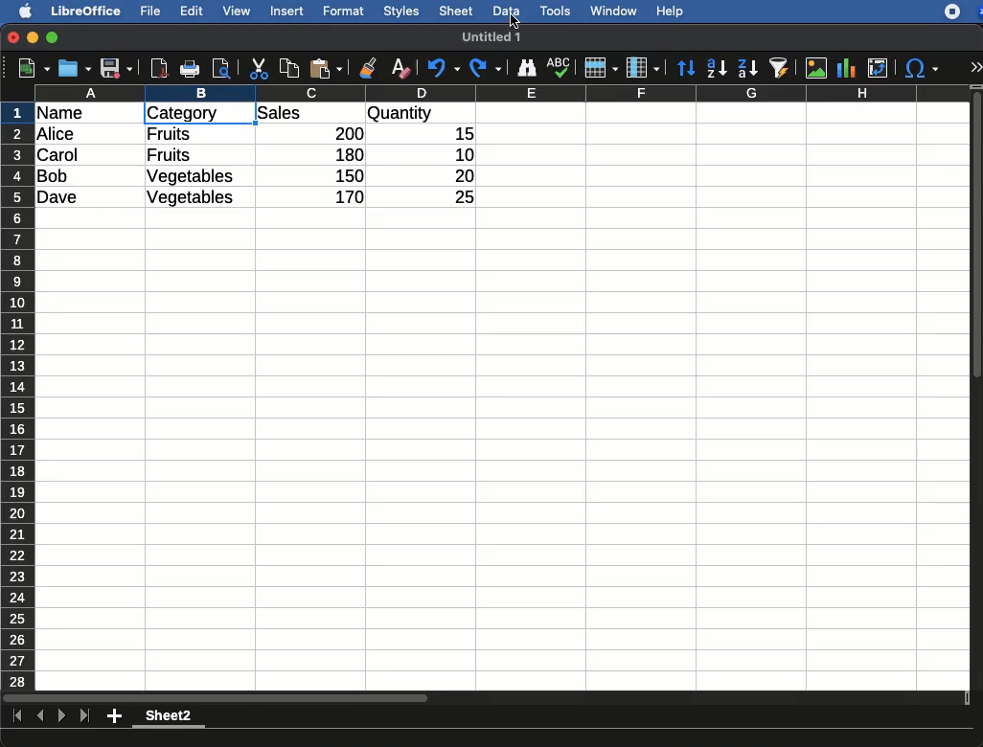 This screenshot has width=983, height=747. What do you see at coordinates (847, 68) in the screenshot?
I see `chart` at bounding box center [847, 68].